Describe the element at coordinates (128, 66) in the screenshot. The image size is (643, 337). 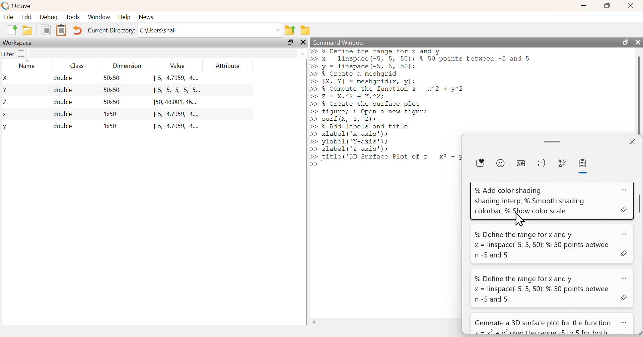
I see `Dimension` at that location.